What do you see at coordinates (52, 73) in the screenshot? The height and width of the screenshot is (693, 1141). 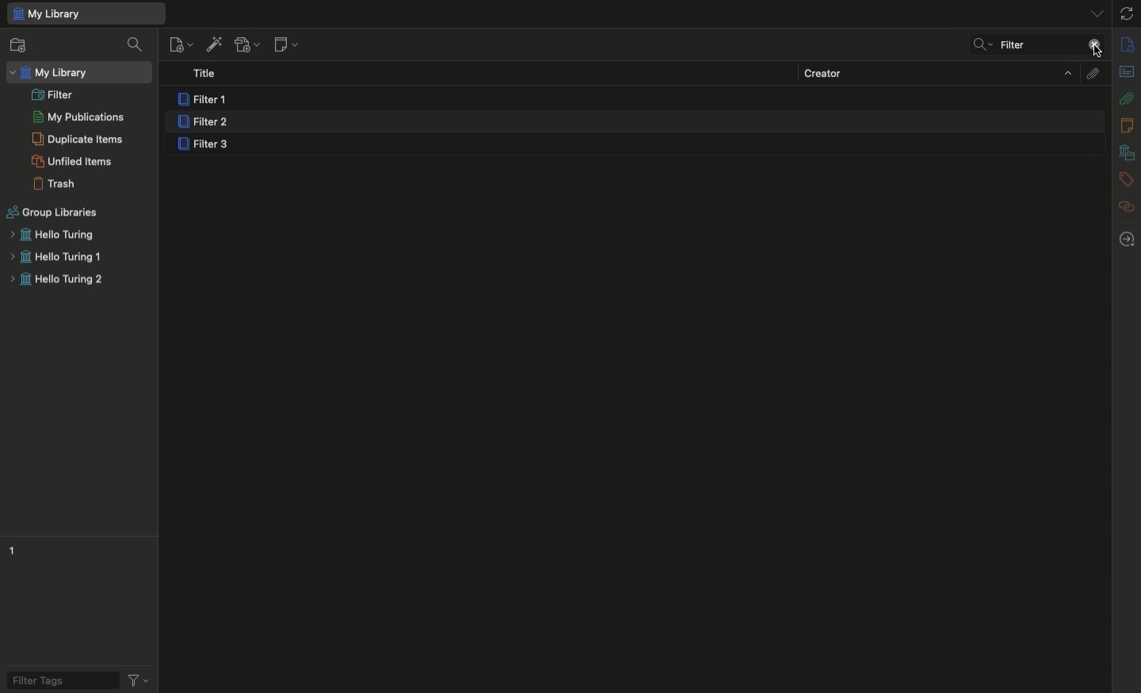 I see `My library` at bounding box center [52, 73].